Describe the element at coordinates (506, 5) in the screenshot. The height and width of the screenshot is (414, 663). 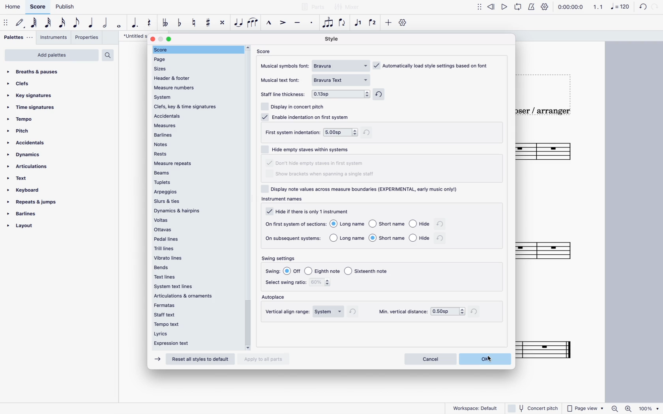
I see `forward` at that location.